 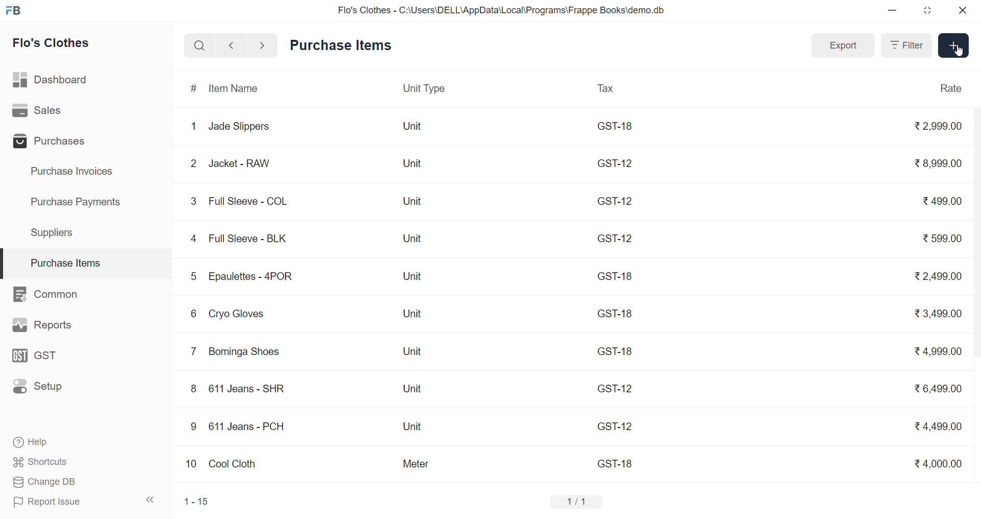 I want to click on GST-18, so click(x=614, y=125).